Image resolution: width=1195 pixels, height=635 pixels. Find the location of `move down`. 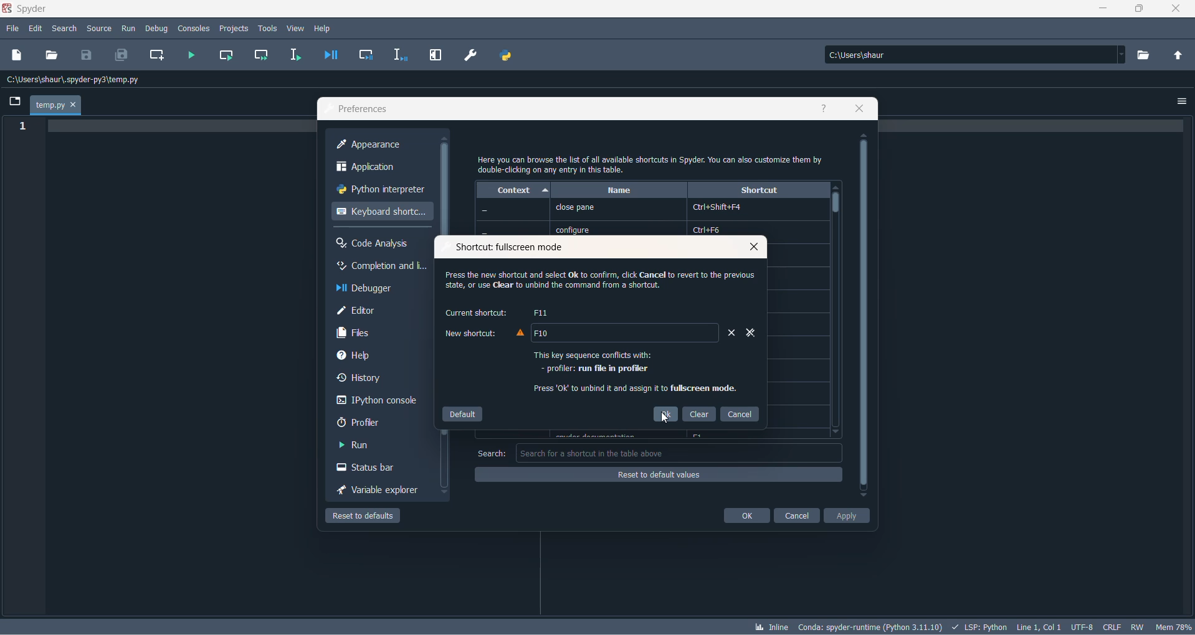

move down is located at coordinates (863, 496).